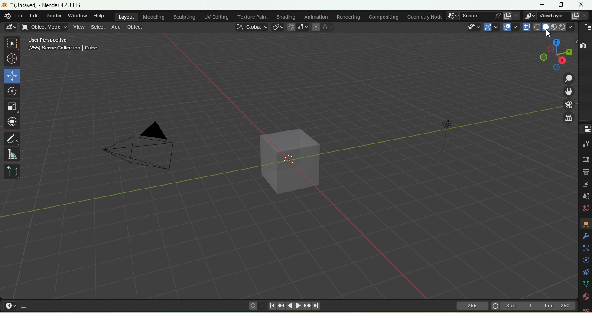 This screenshot has height=313, width=592. I want to click on Viewport shading: Rendered, so click(563, 27).